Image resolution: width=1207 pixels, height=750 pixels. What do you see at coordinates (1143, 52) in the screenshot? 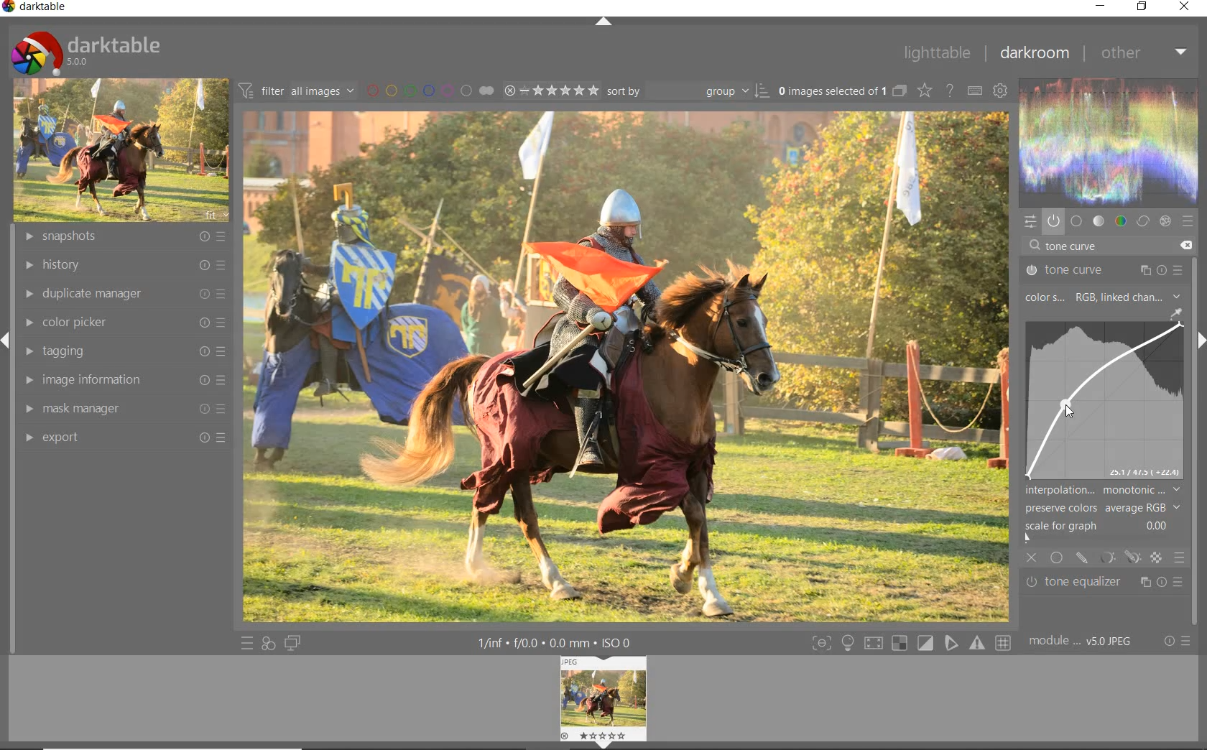
I see `other` at bounding box center [1143, 52].